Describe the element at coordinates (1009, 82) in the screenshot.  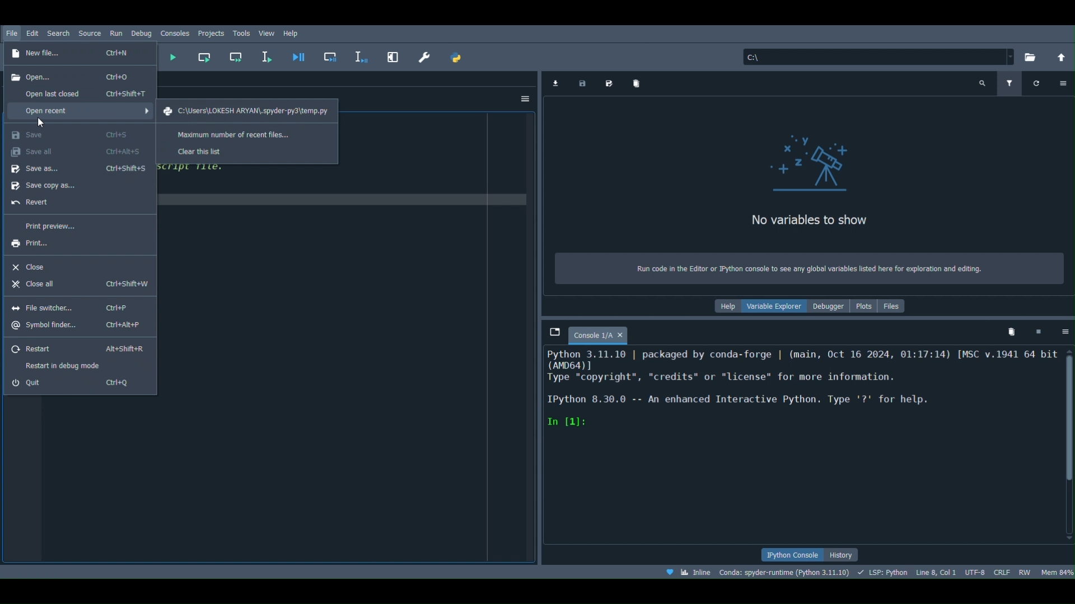
I see `Filter variables` at that location.